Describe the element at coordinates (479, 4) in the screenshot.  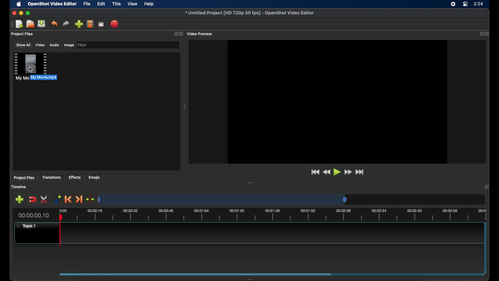
I see `rime` at that location.